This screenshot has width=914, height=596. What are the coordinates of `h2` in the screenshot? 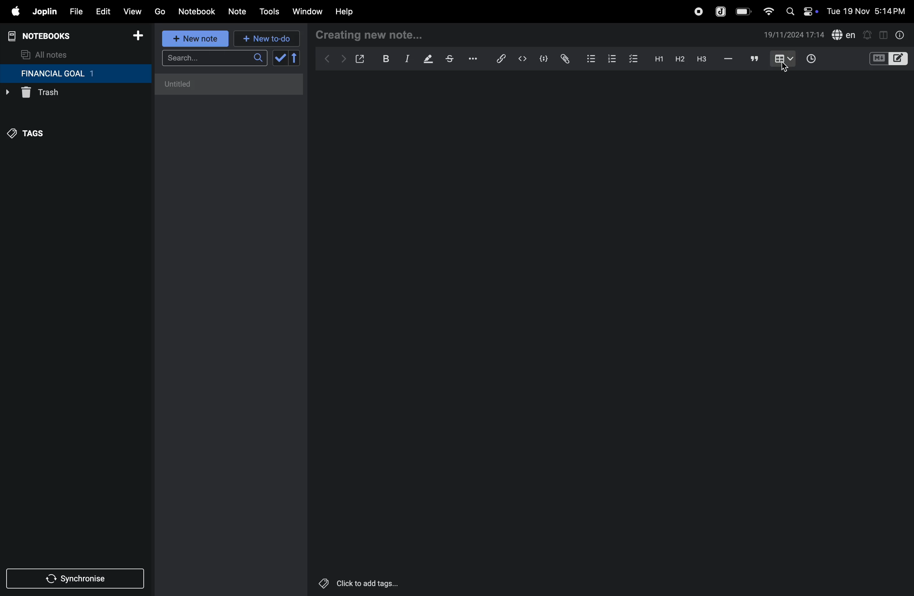 It's located at (679, 59).